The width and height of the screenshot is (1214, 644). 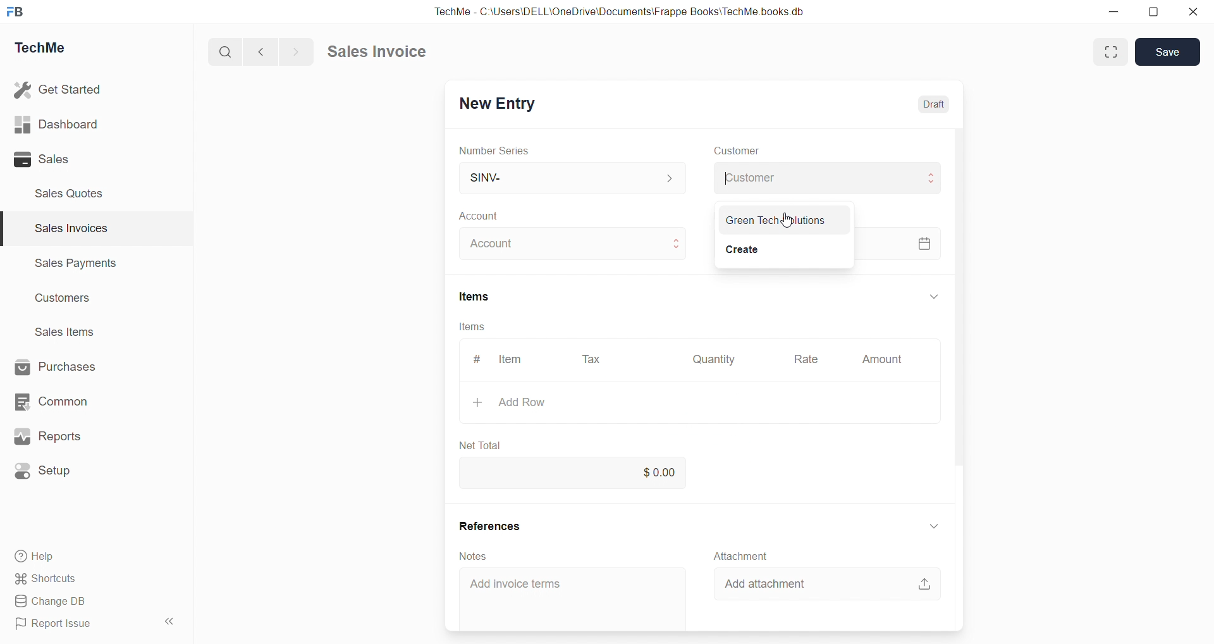 I want to click on Customer, so click(x=737, y=151).